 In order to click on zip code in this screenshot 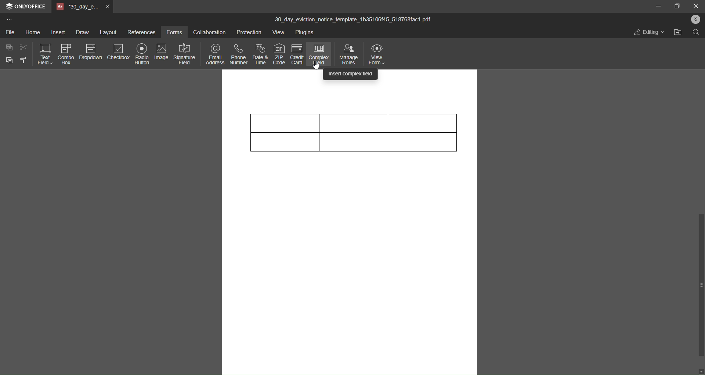, I will do `click(279, 53)`.